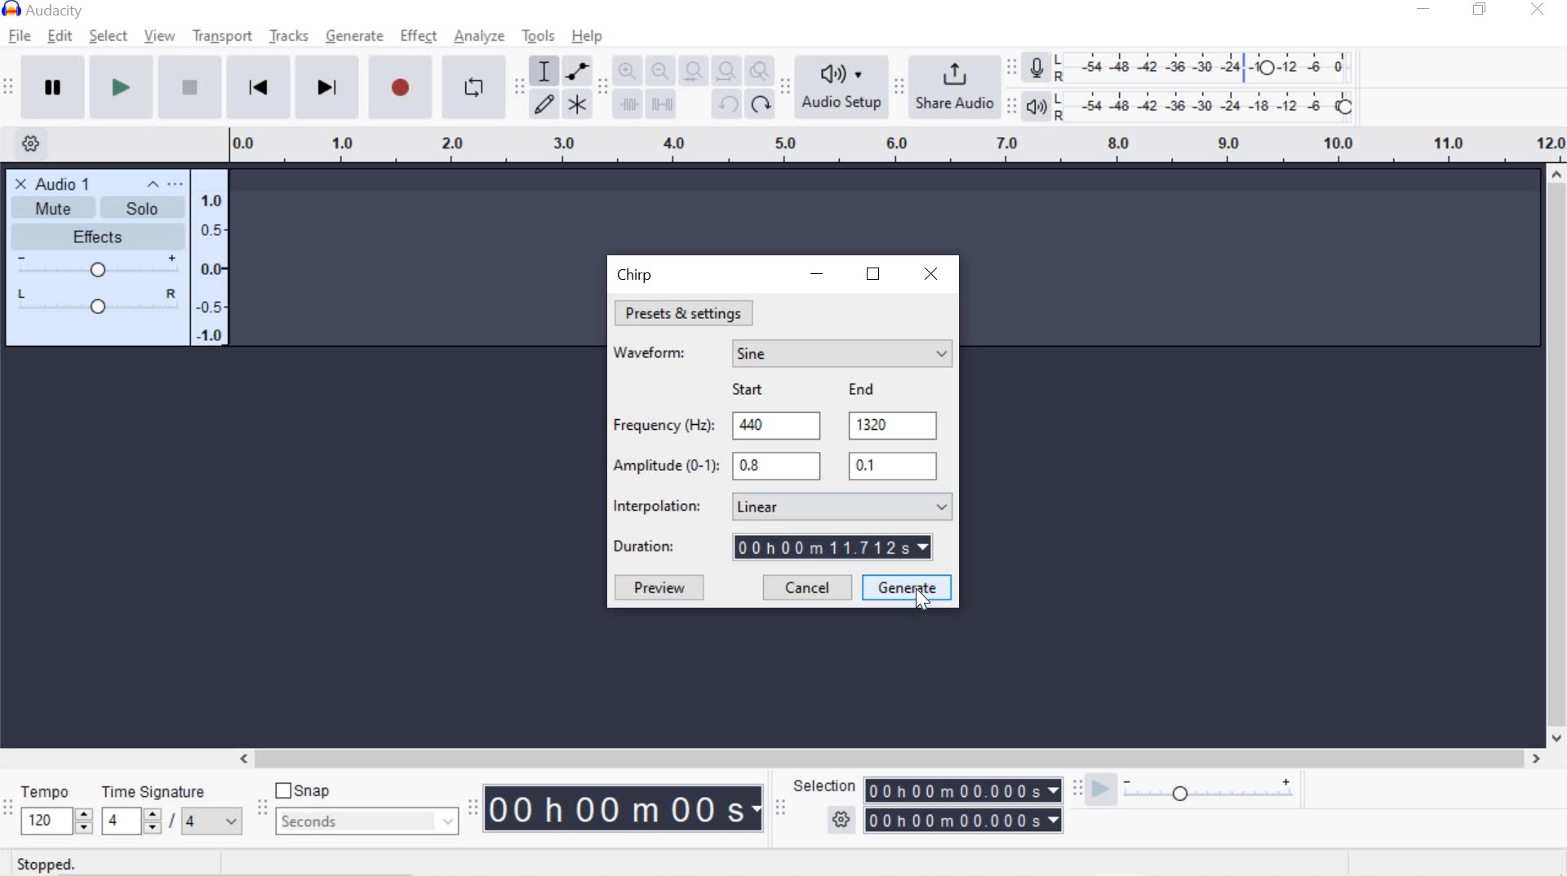 The image size is (1567, 876). Describe the element at coordinates (545, 105) in the screenshot. I see `Draw tool` at that location.